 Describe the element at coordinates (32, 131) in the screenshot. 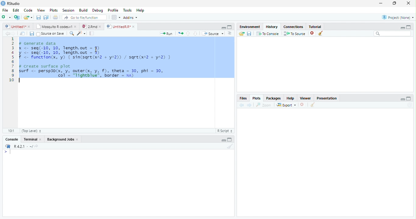

I see `(Top Level)` at that location.